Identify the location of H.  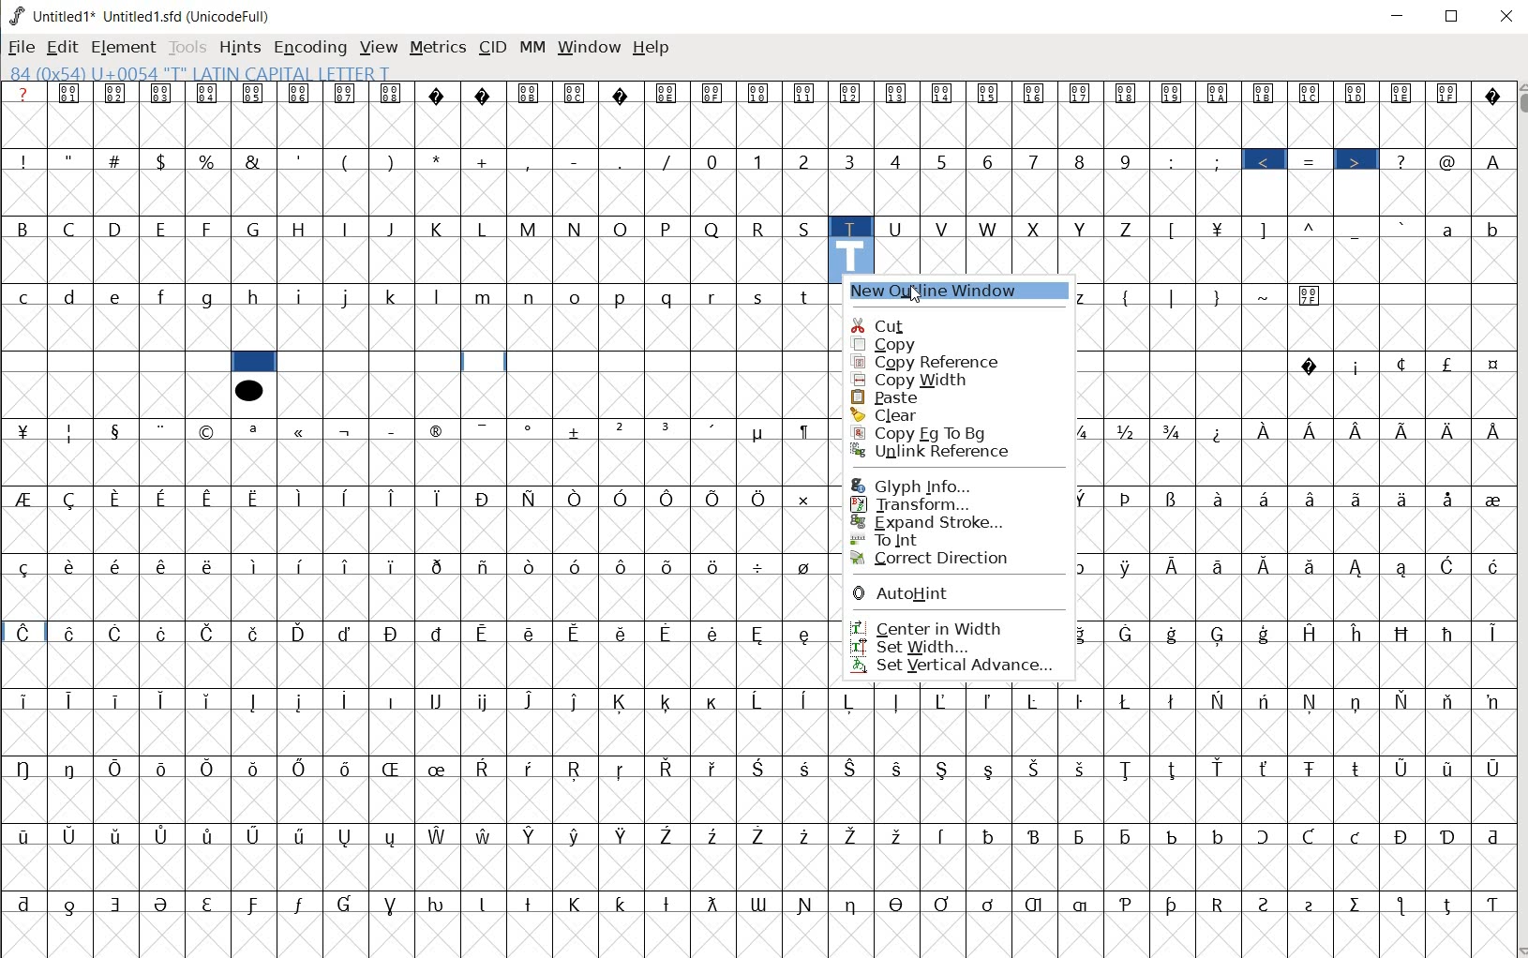
(301, 229).